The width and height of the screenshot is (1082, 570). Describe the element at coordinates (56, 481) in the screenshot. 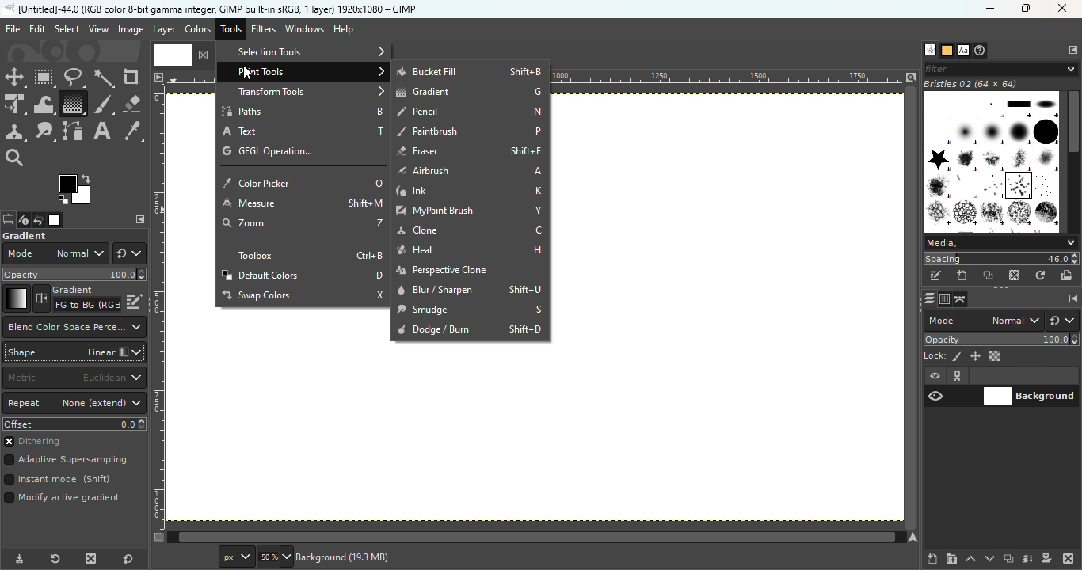

I see `Instant mode` at that location.